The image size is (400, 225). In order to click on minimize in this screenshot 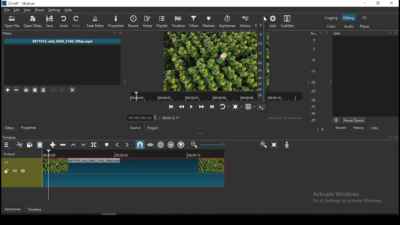, I will do `click(365, 3)`.